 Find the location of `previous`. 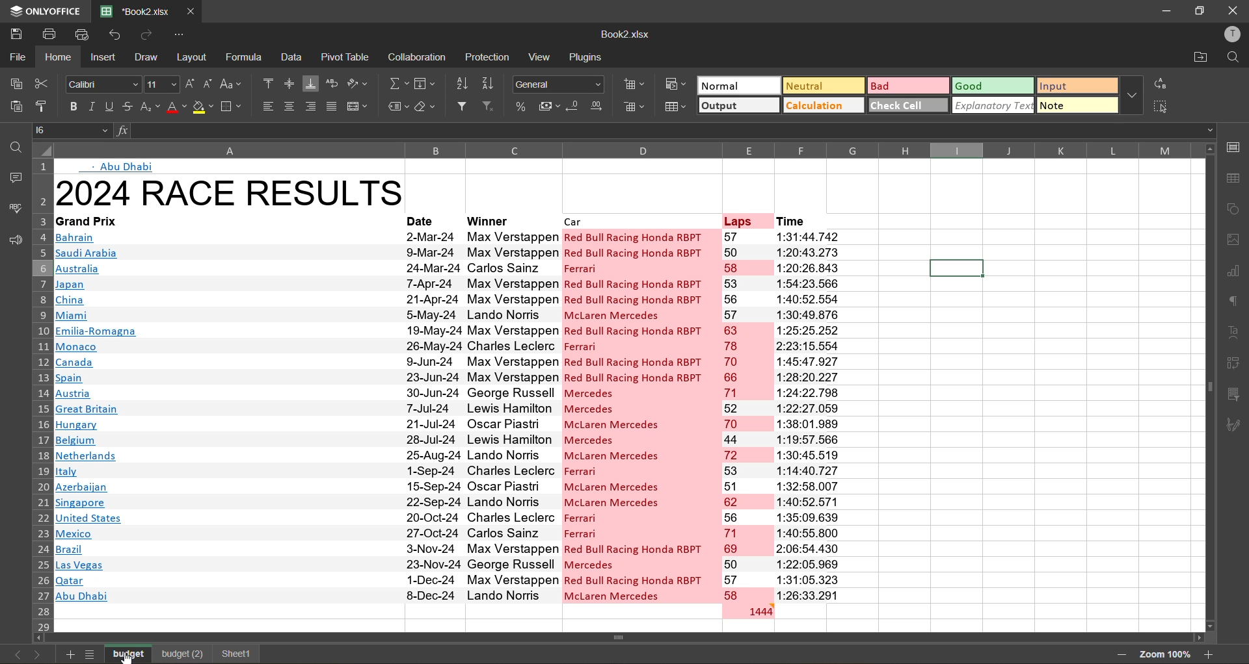

previous is located at coordinates (13, 654).